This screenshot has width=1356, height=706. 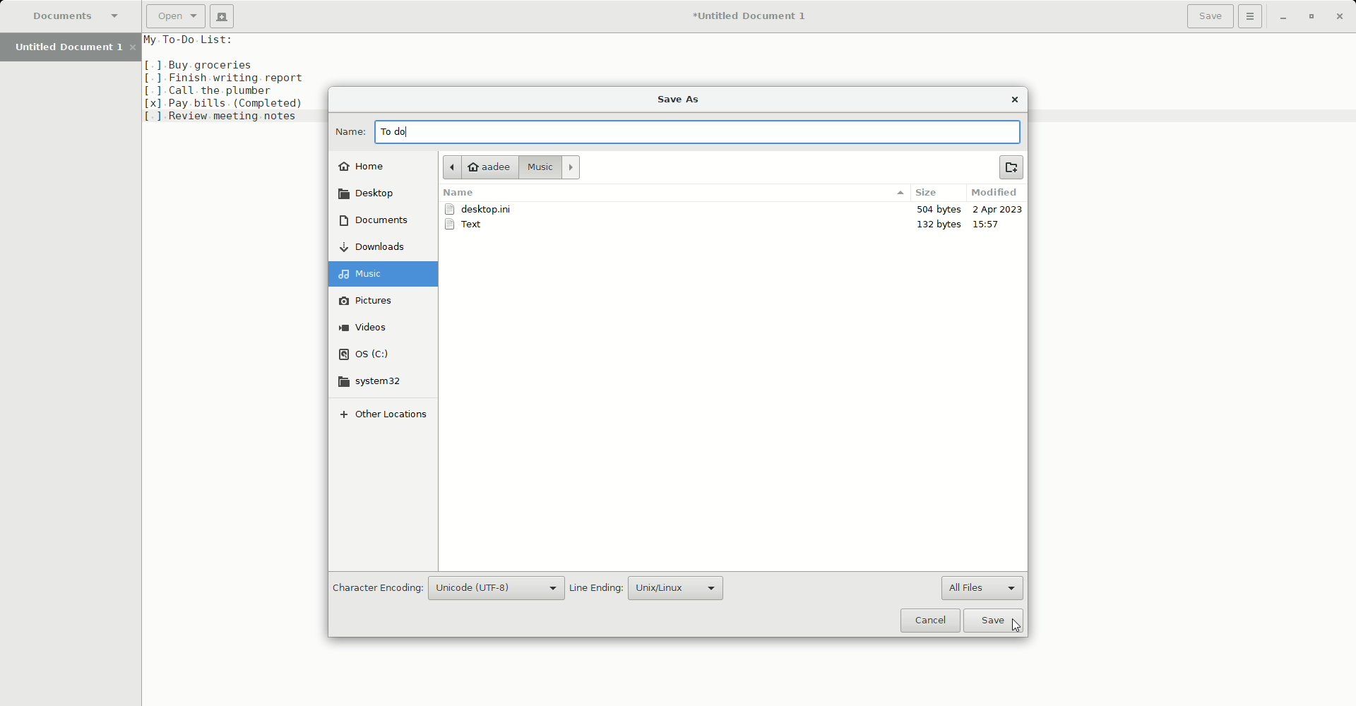 What do you see at coordinates (374, 222) in the screenshot?
I see `Documents` at bounding box center [374, 222].